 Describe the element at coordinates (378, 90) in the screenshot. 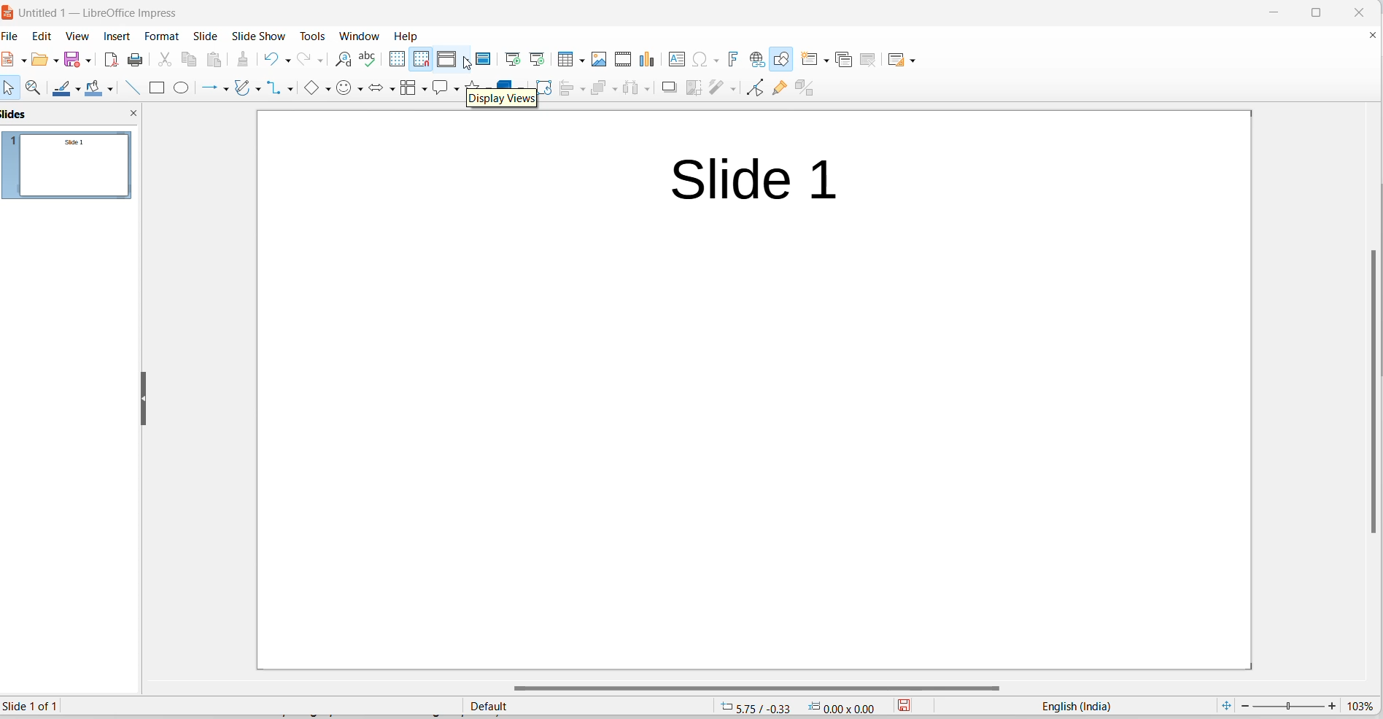

I see `block arrows` at that location.